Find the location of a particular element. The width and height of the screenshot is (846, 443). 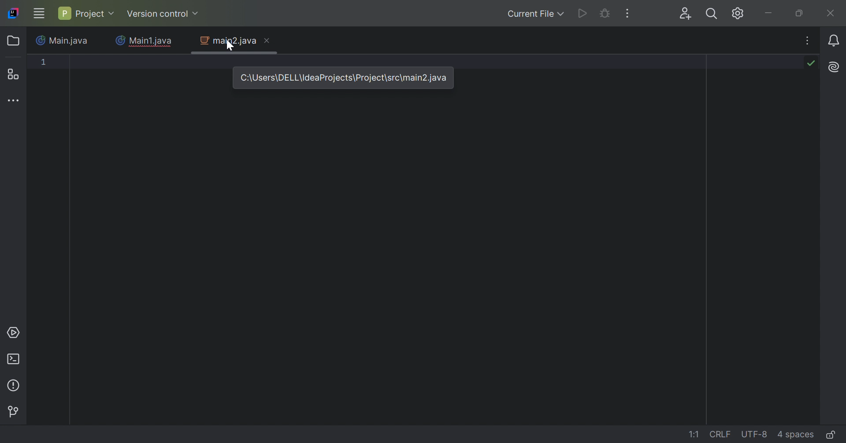

Recent Files Tab Actions, and More is located at coordinates (809, 41).